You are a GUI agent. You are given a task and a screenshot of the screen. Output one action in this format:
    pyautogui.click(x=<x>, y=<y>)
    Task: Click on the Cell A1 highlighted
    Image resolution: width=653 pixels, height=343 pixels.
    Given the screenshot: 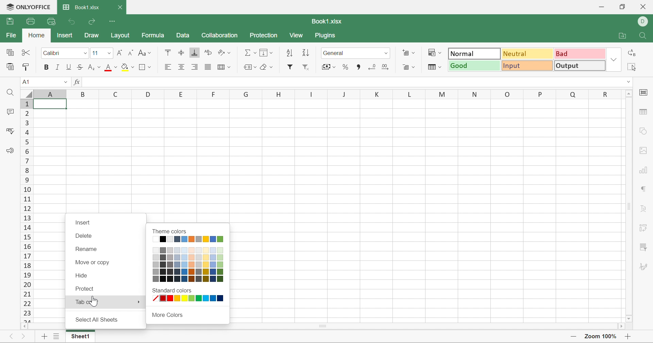 What is the action you would take?
    pyautogui.click(x=52, y=104)
    